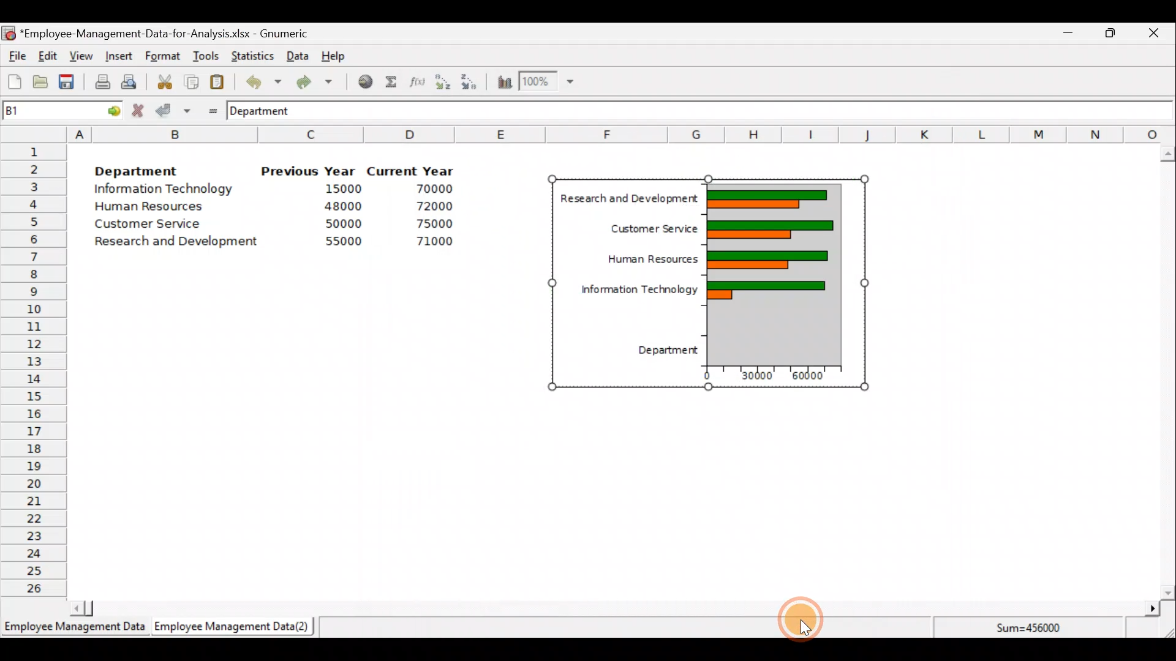 The height and width of the screenshot is (661, 1176). Describe the element at coordinates (666, 348) in the screenshot. I see `Department` at that location.